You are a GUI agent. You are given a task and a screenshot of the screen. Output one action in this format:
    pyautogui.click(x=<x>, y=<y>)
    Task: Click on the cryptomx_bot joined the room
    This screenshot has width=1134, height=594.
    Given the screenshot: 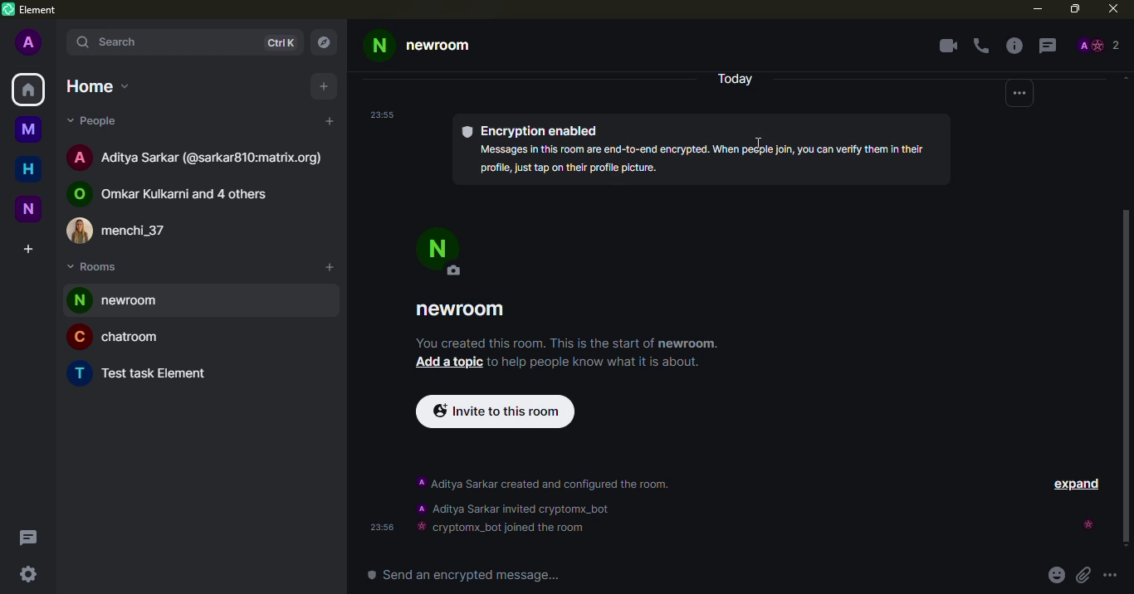 What is the action you would take?
    pyautogui.click(x=501, y=528)
    